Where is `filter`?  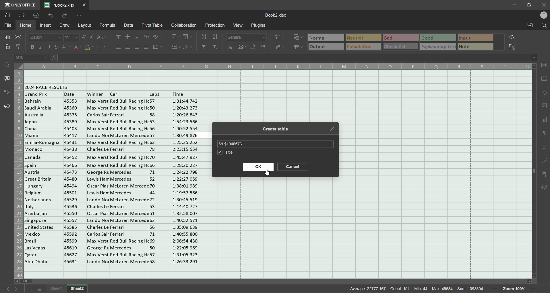 filter is located at coordinates (205, 47).